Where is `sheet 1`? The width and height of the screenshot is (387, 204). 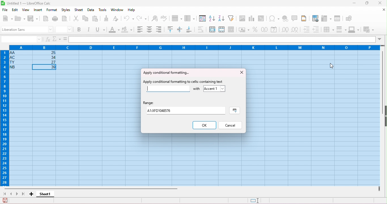 sheet 1 is located at coordinates (46, 195).